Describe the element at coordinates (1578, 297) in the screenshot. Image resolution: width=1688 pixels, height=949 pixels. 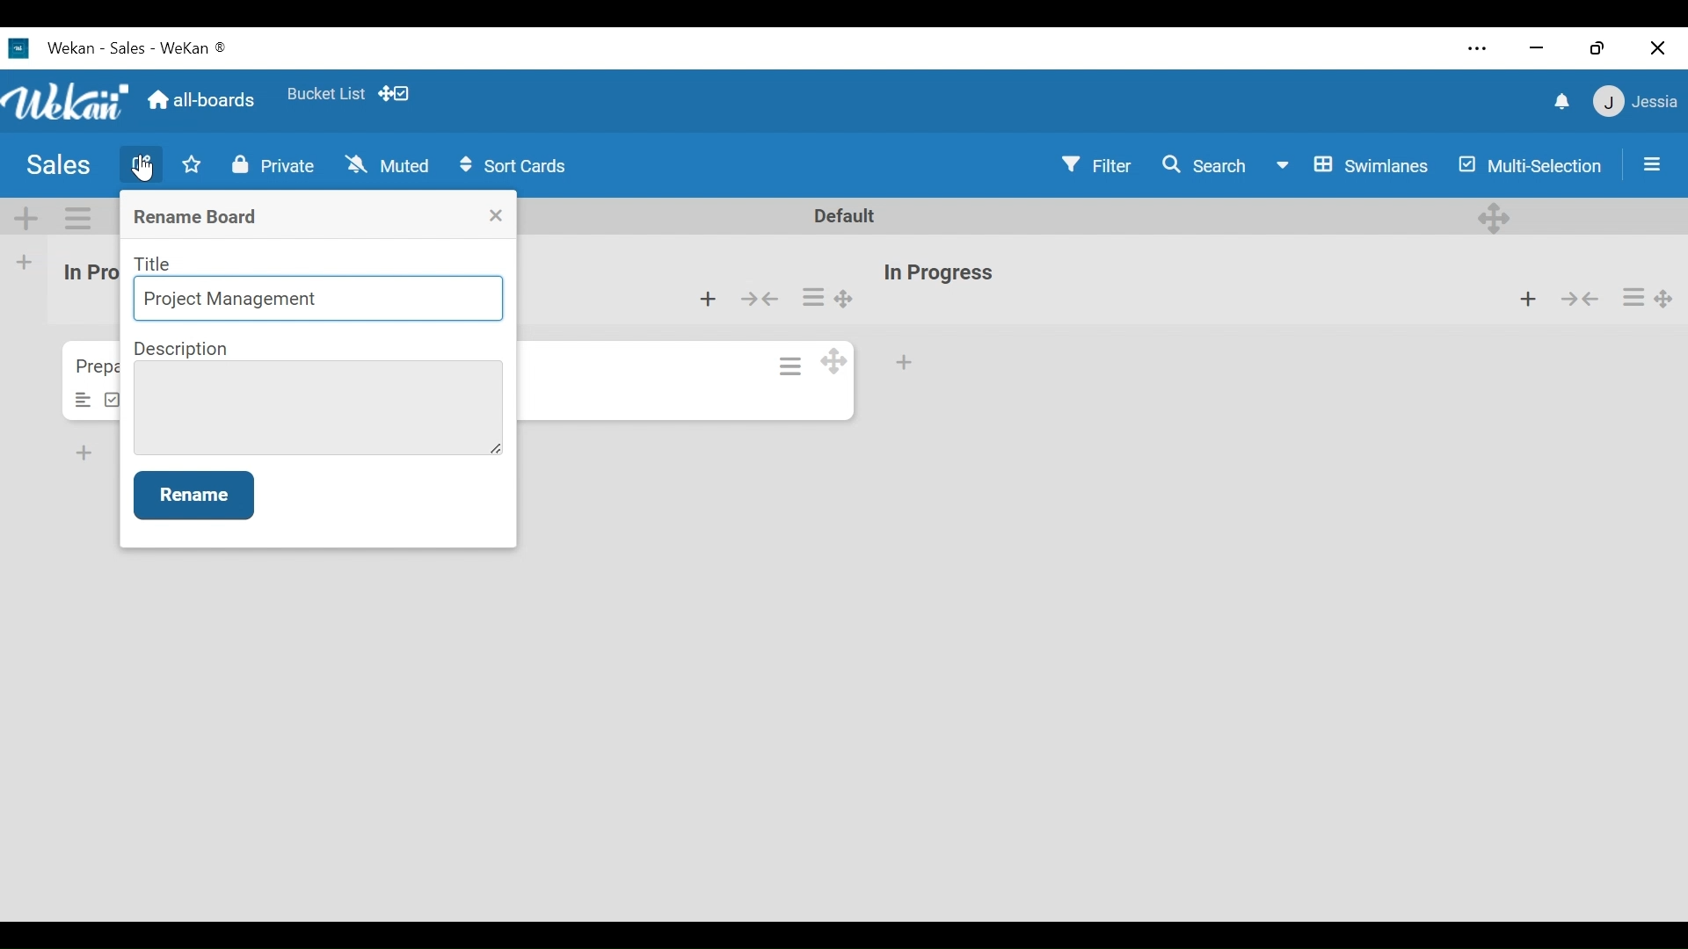
I see `Collapse` at that location.